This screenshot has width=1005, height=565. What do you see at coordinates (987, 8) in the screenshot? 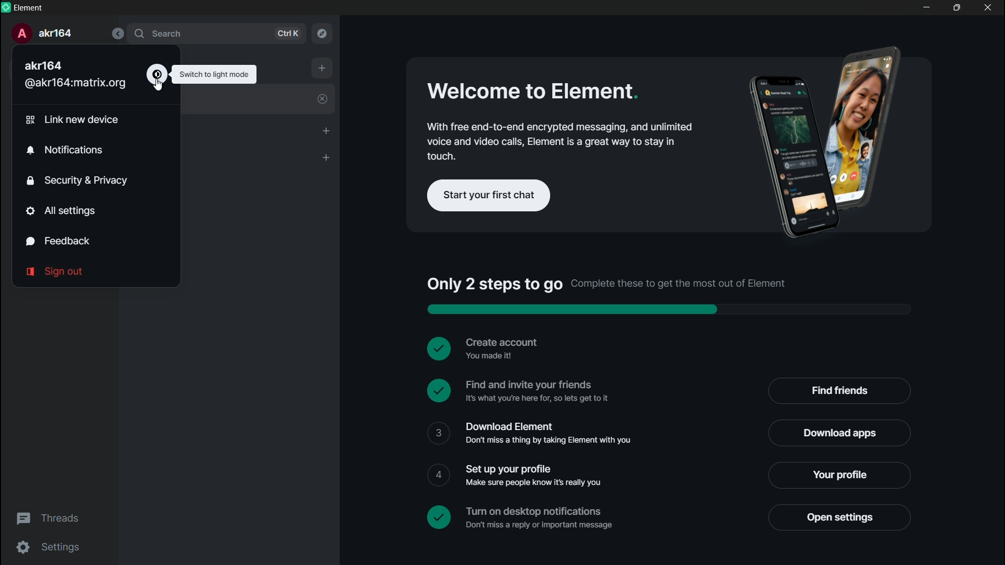
I see `close app` at bounding box center [987, 8].